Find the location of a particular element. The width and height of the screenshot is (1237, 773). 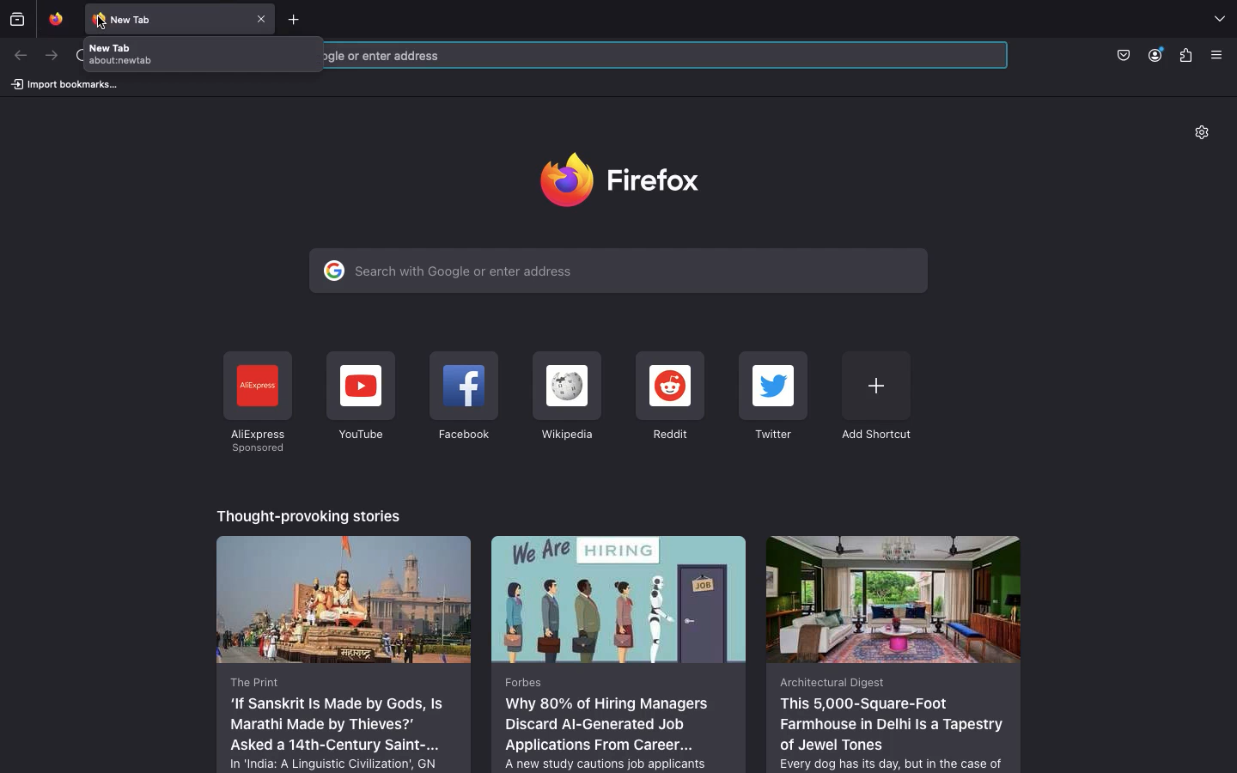

Next page is located at coordinates (50, 56).